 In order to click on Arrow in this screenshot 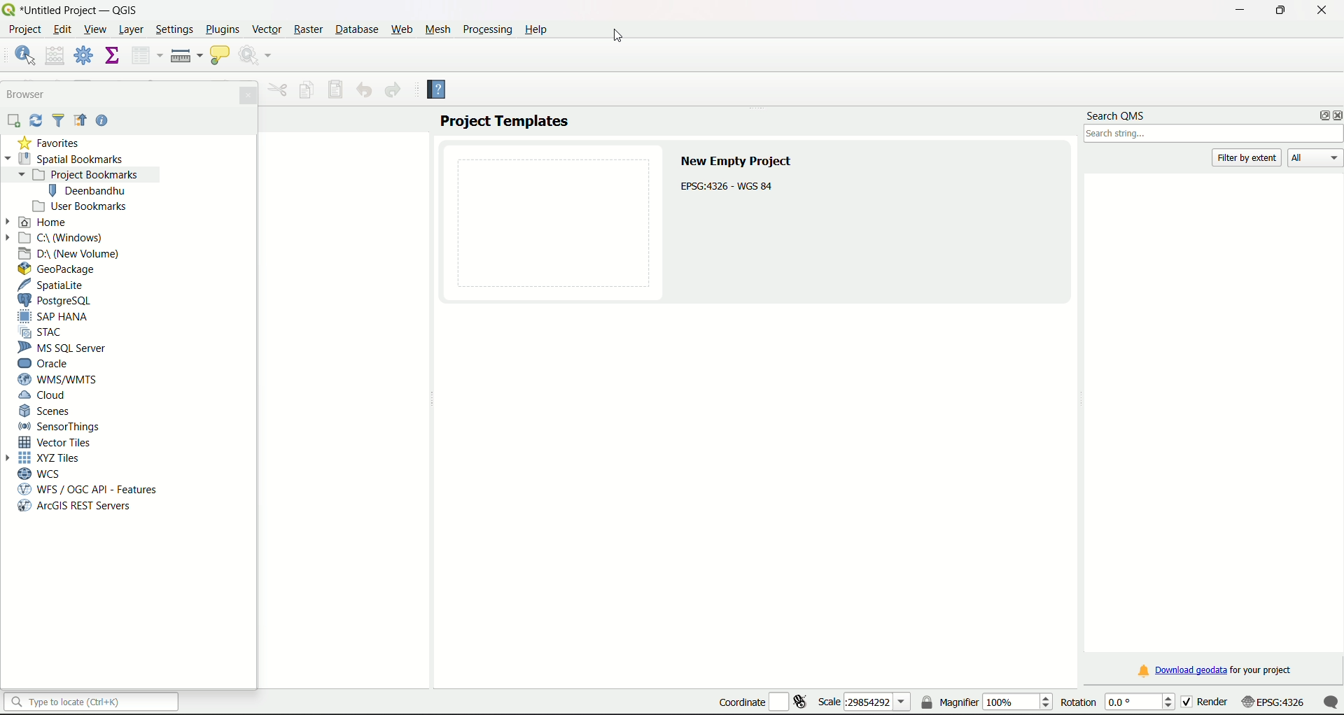, I will do `click(8, 240)`.